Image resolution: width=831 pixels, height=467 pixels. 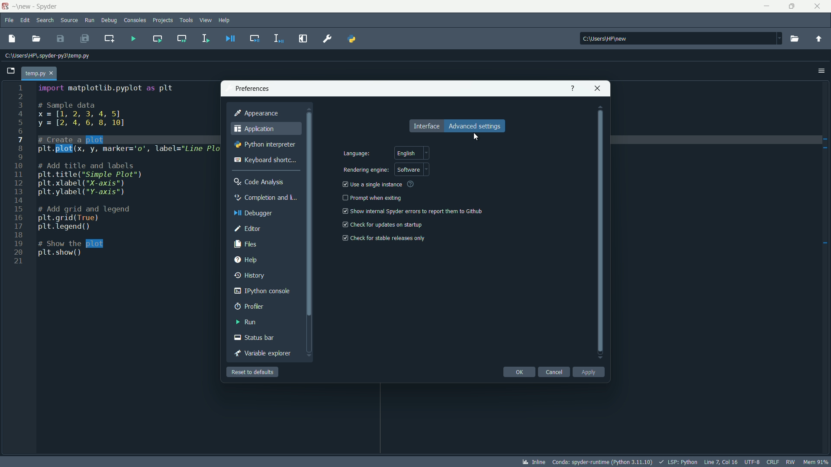 What do you see at coordinates (519, 372) in the screenshot?
I see `ok` at bounding box center [519, 372].